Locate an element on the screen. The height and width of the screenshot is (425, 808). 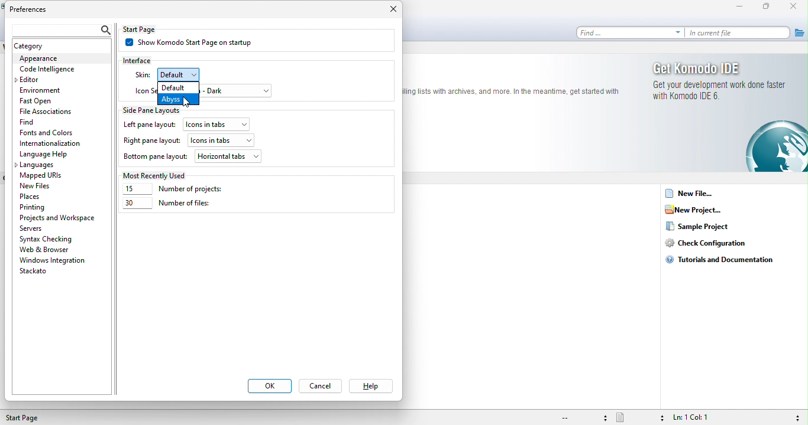
cursor movement is located at coordinates (186, 102).